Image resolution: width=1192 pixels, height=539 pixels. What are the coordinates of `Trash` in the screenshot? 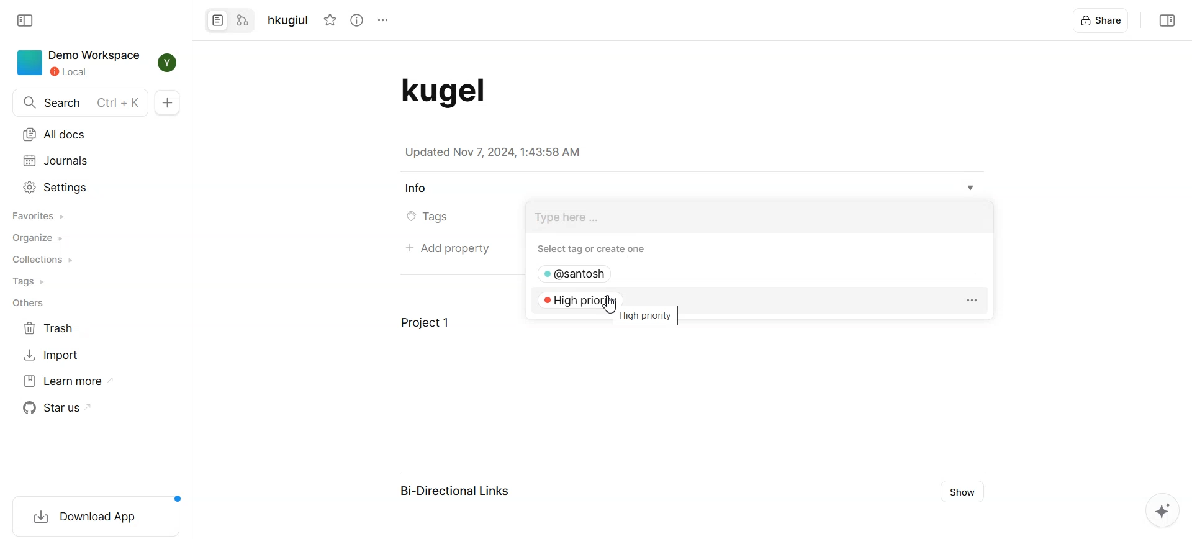 It's located at (53, 328).